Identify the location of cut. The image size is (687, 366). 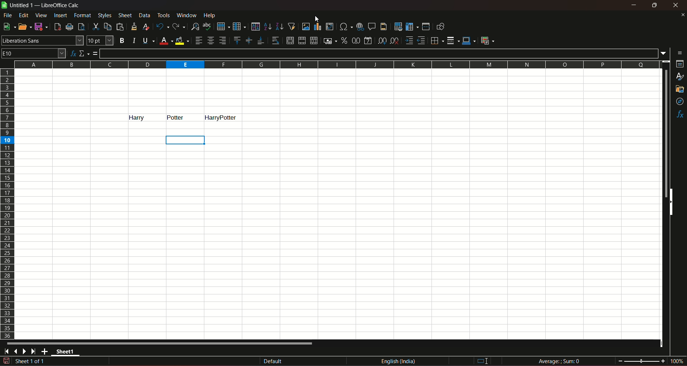
(95, 27).